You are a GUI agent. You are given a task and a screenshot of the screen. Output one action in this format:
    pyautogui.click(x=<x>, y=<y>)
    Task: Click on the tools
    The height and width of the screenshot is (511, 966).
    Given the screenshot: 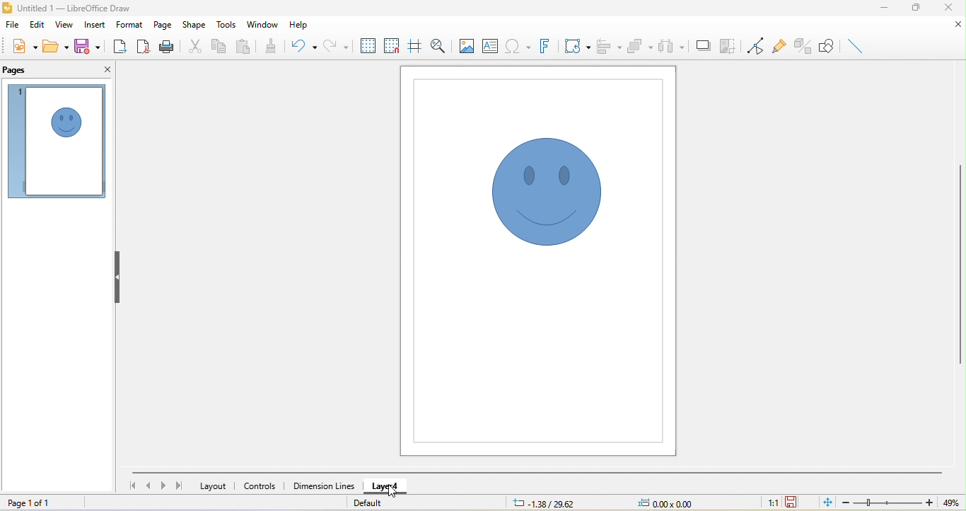 What is the action you would take?
    pyautogui.click(x=228, y=25)
    